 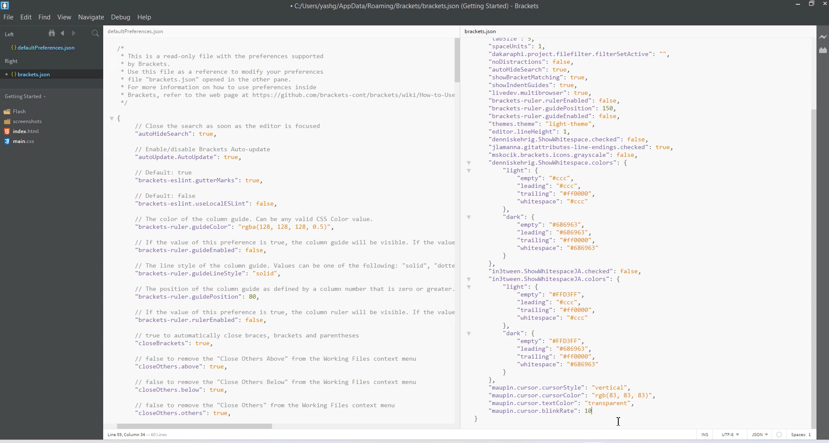 I want to click on Find, so click(x=45, y=17).